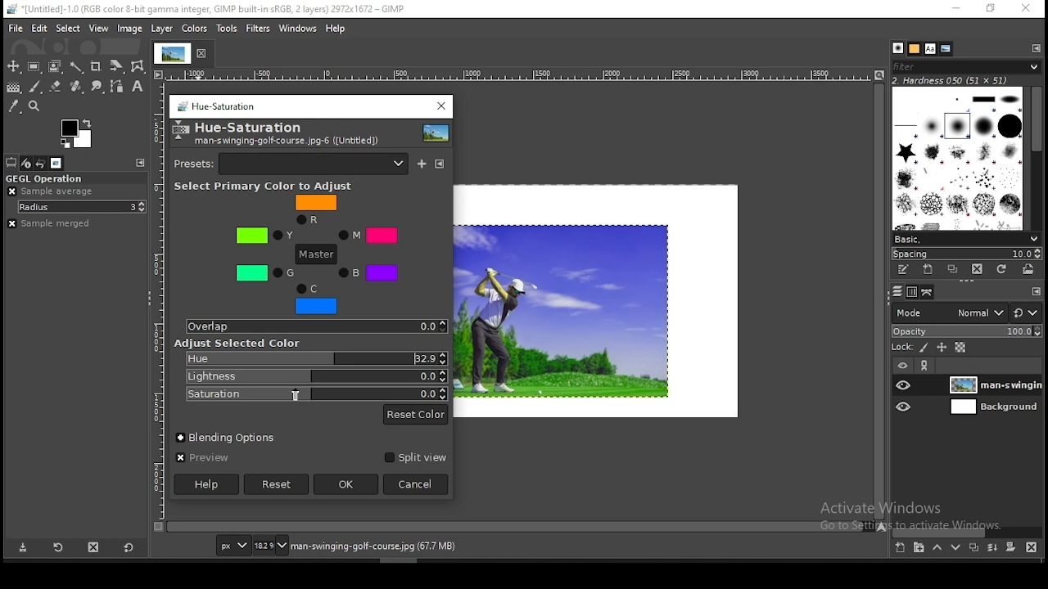 The width and height of the screenshot is (1048, 589). Describe the element at coordinates (39, 28) in the screenshot. I see `edit` at that location.